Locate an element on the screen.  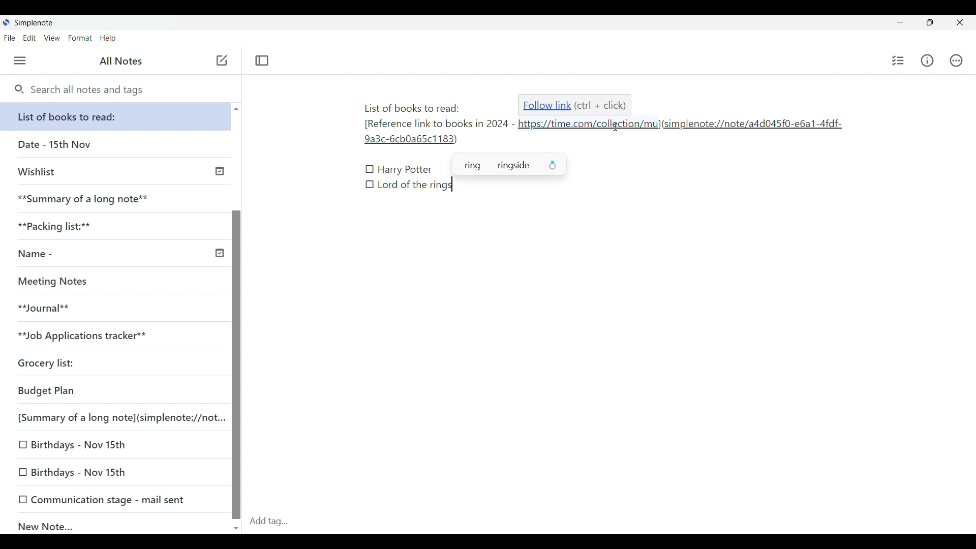
All Notes is located at coordinates (119, 61).